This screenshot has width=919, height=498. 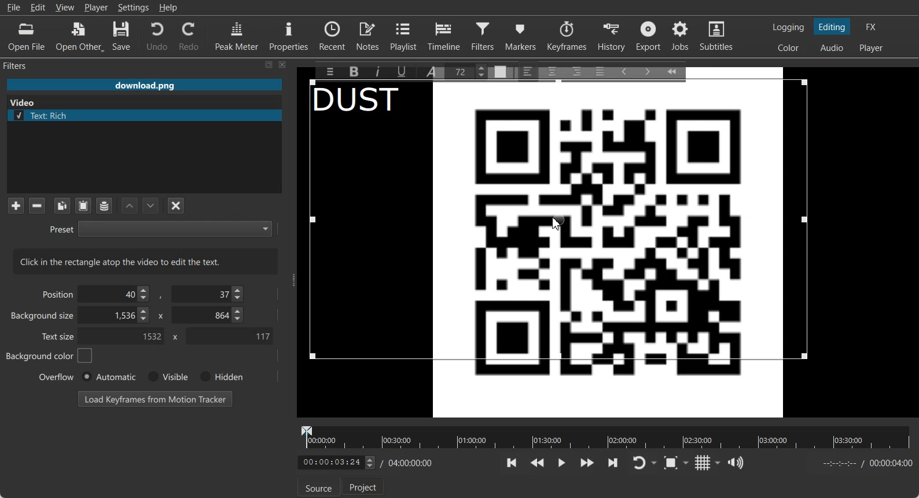 I want to click on Font, so click(x=433, y=71).